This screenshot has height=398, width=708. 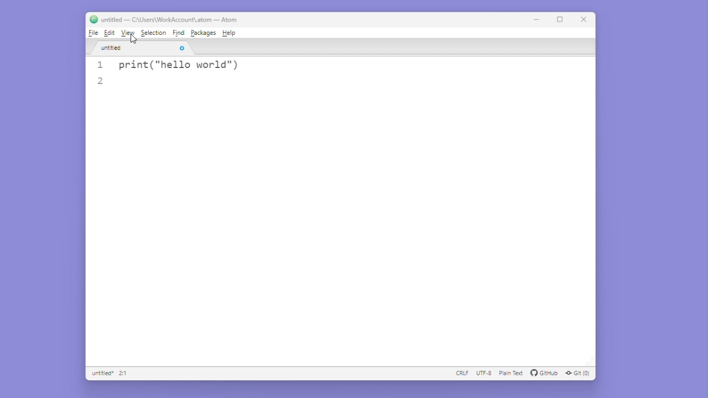 What do you see at coordinates (138, 46) in the screenshot?
I see `untitled` at bounding box center [138, 46].